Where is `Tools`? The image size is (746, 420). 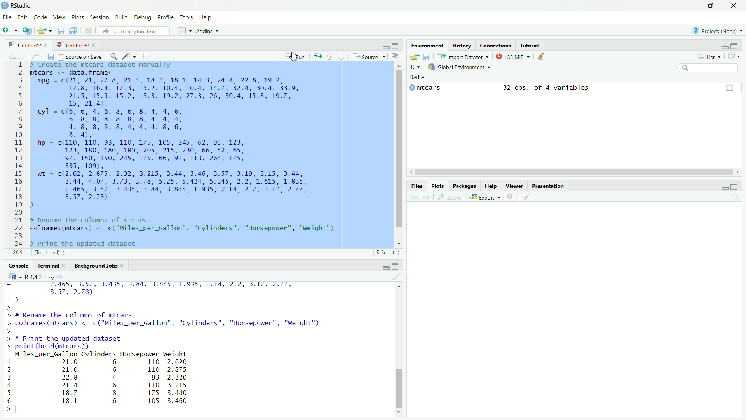
Tools is located at coordinates (187, 18).